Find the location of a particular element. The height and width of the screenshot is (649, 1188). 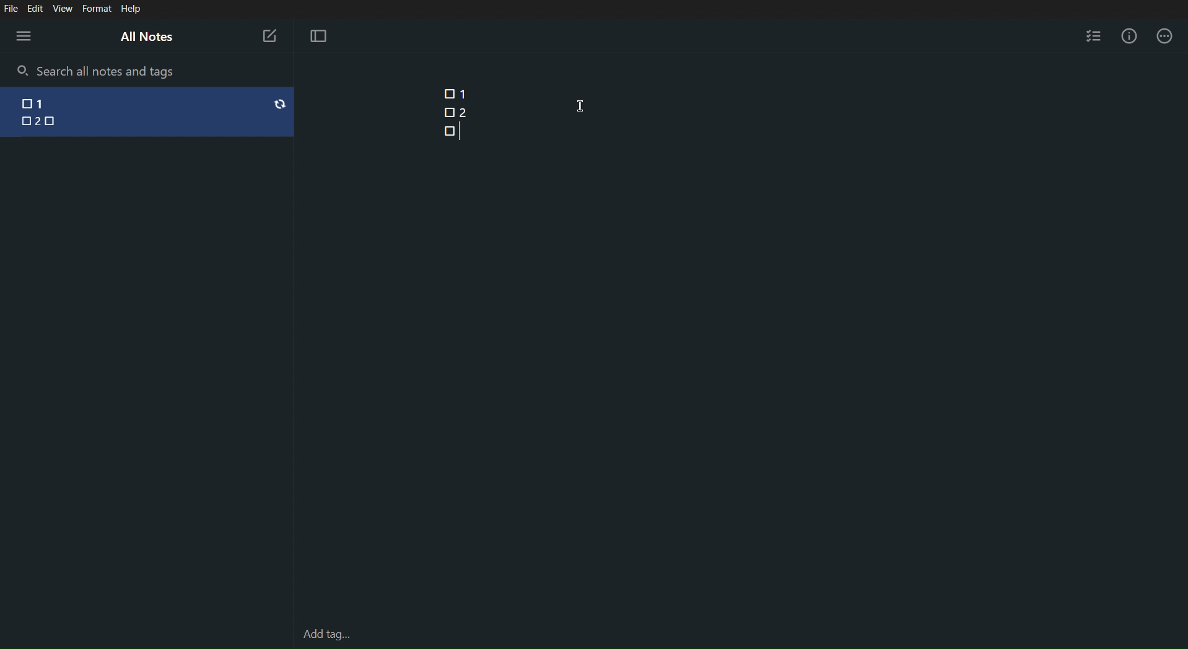

All Notes is located at coordinates (146, 36).